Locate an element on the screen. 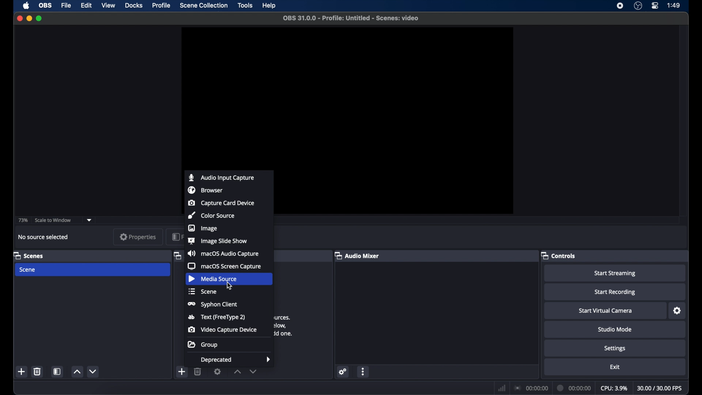 This screenshot has width=702, height=395. settings is located at coordinates (678, 311).